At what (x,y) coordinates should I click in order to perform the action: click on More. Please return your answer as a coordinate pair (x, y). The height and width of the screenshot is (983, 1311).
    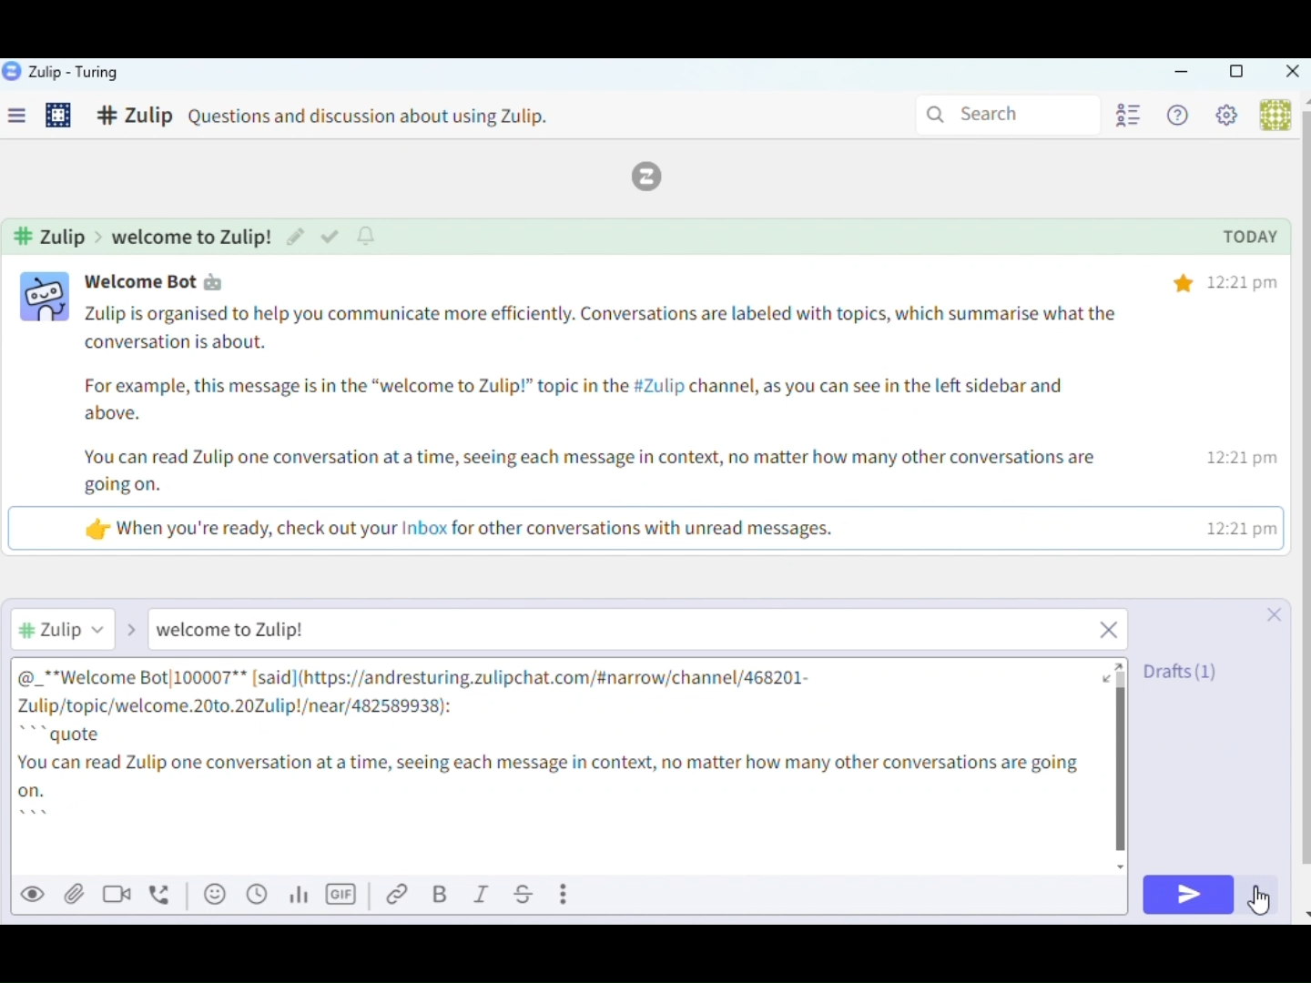
    Looking at the image, I should click on (567, 893).